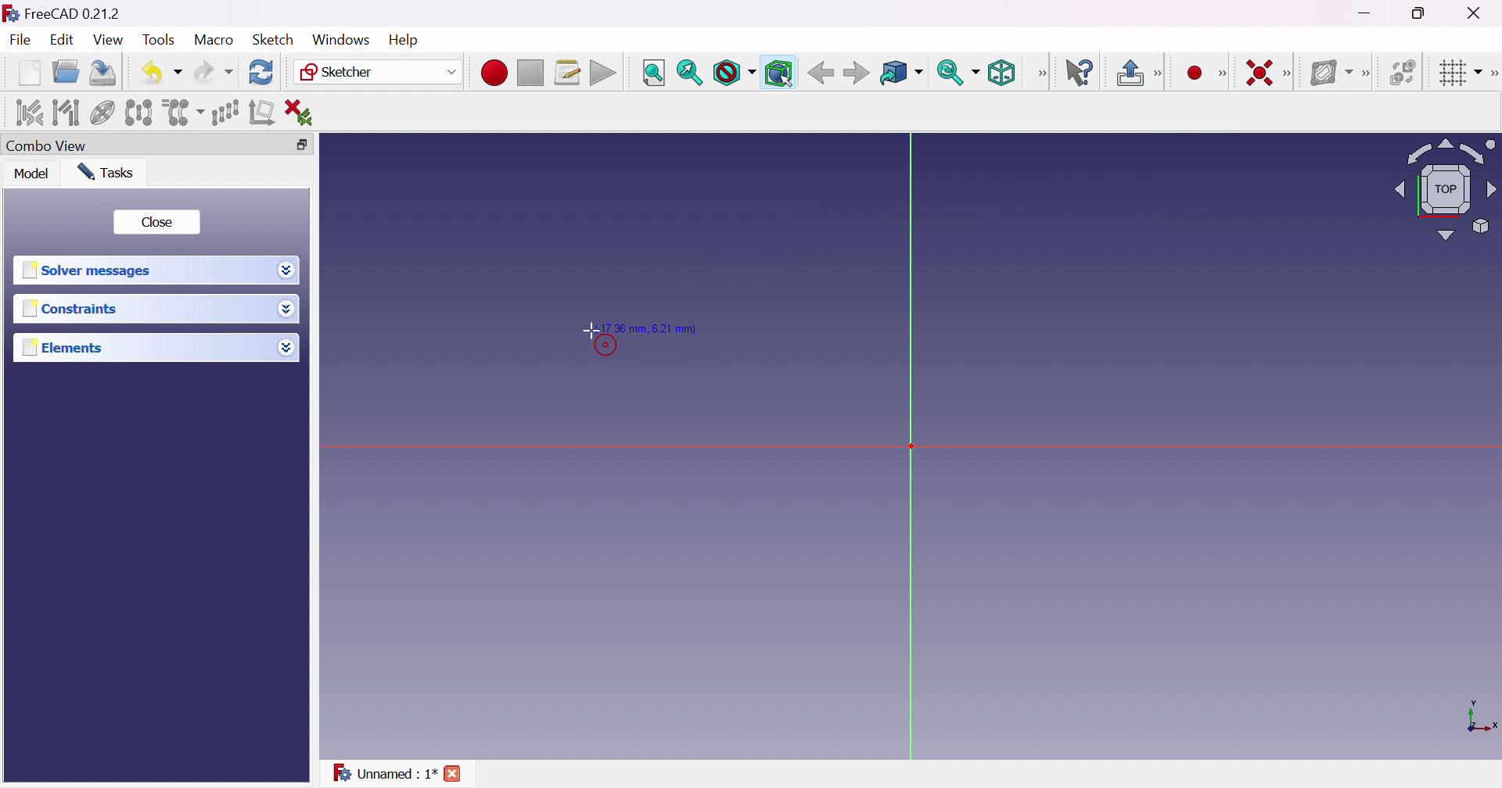 The height and width of the screenshot is (788, 1502). I want to click on [View], so click(1040, 74).